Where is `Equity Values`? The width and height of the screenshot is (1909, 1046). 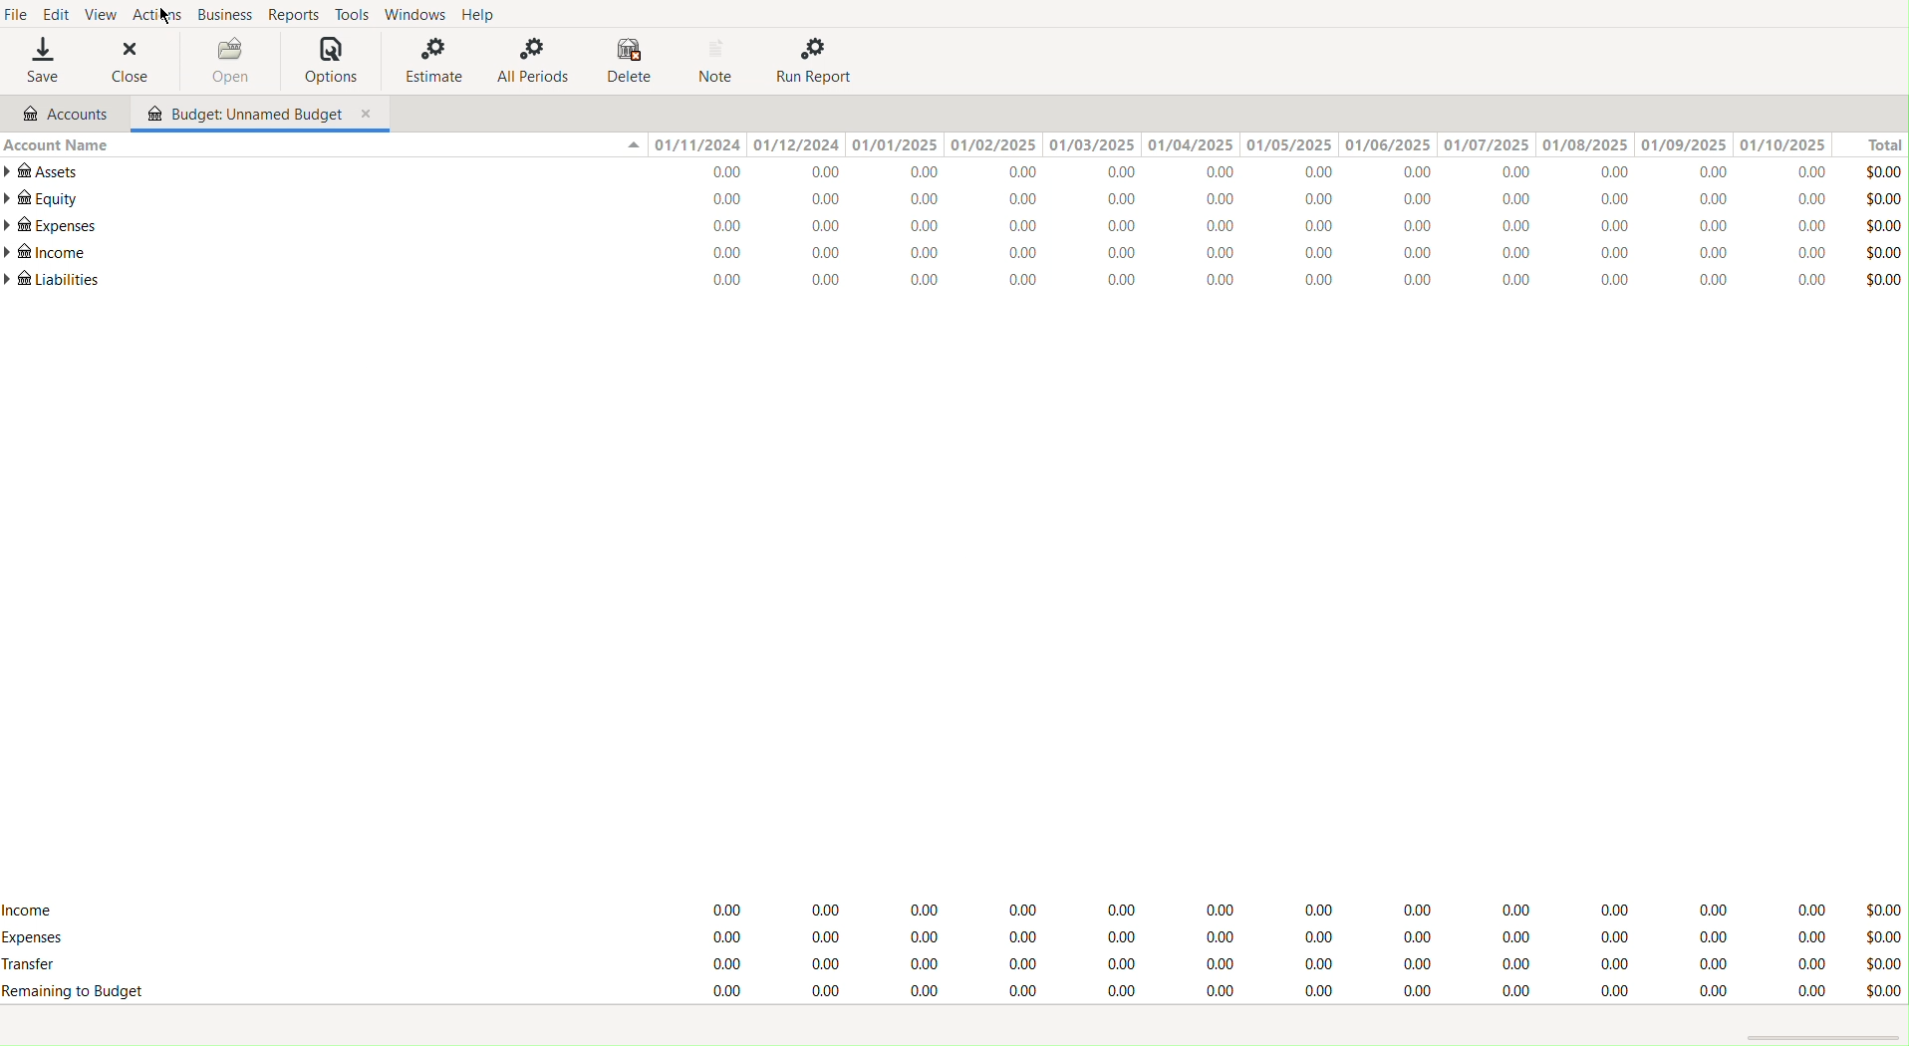 Equity Values is located at coordinates (1270, 201).